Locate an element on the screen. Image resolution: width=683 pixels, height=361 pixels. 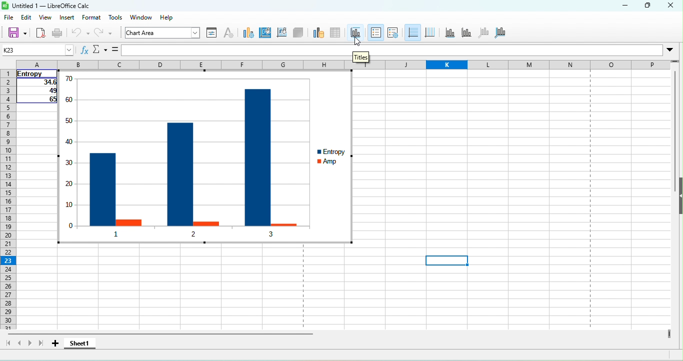
rows is located at coordinates (7, 200).